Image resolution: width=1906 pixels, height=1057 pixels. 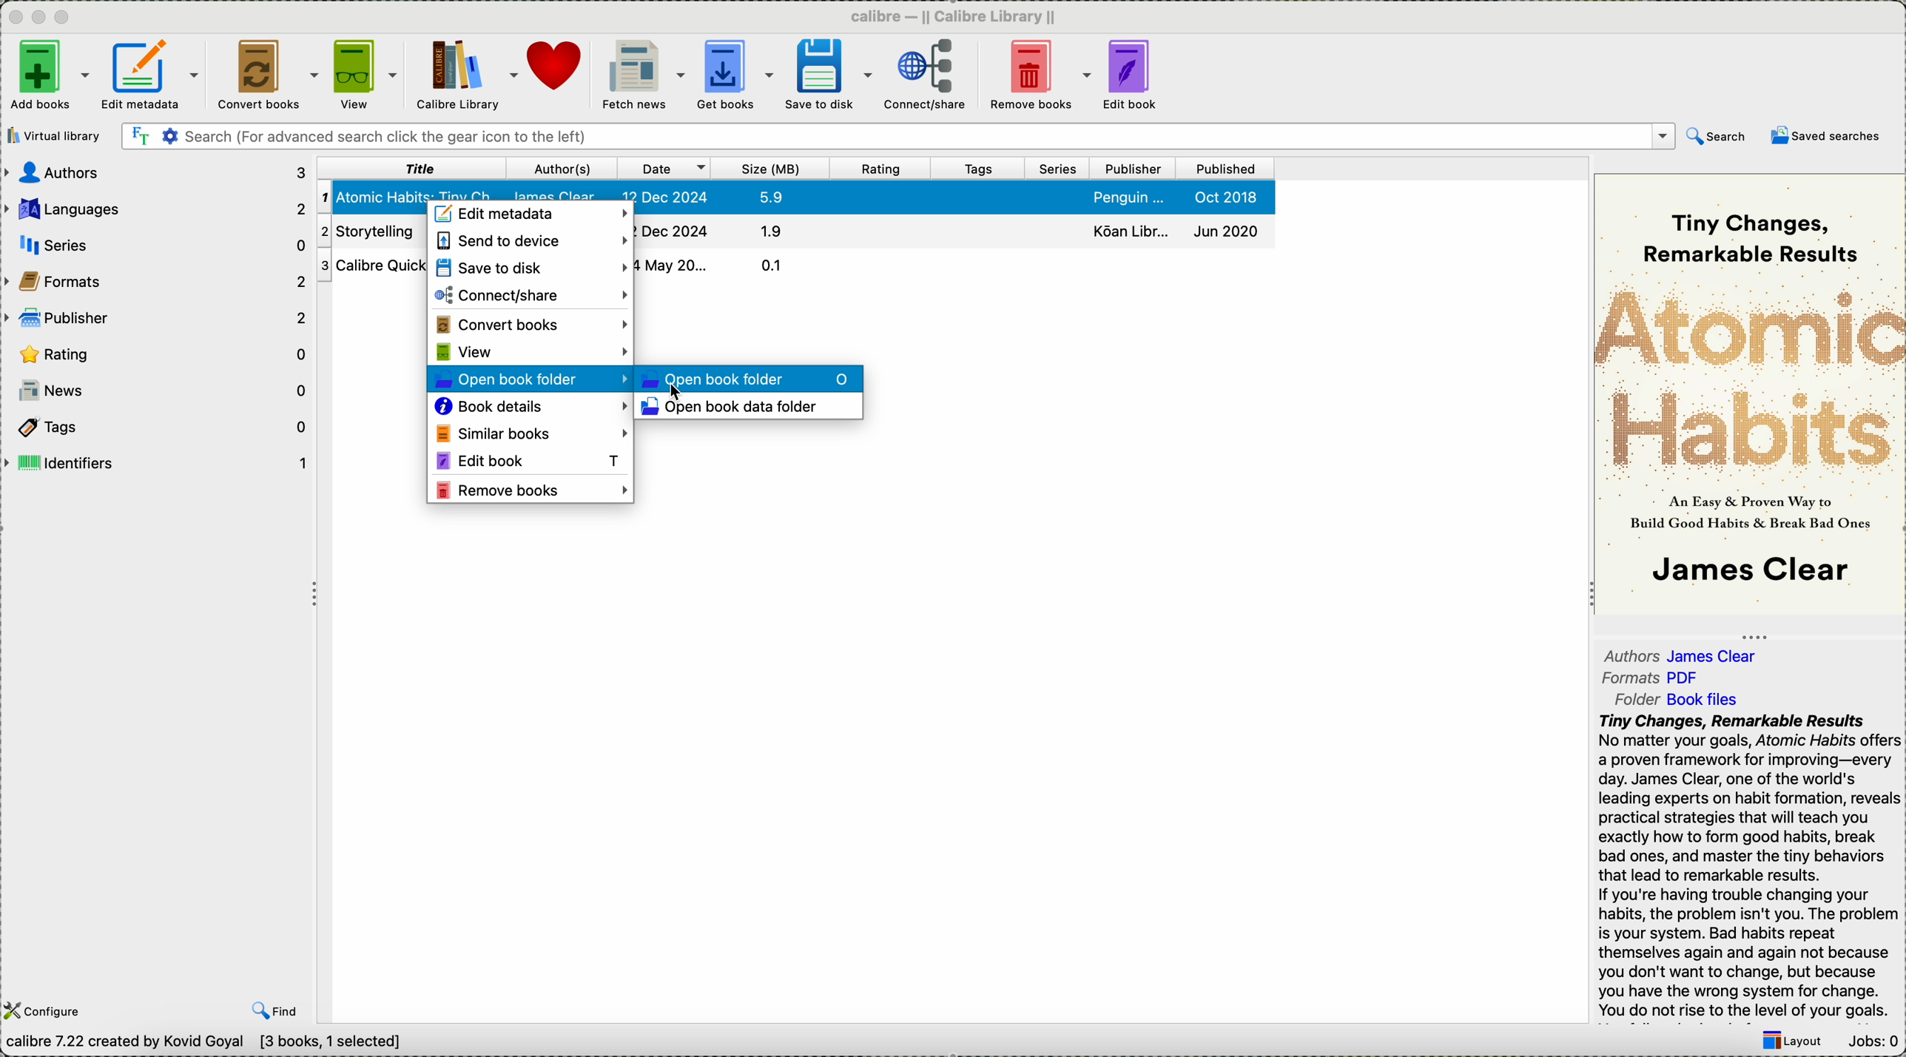 I want to click on details, so click(x=713, y=263).